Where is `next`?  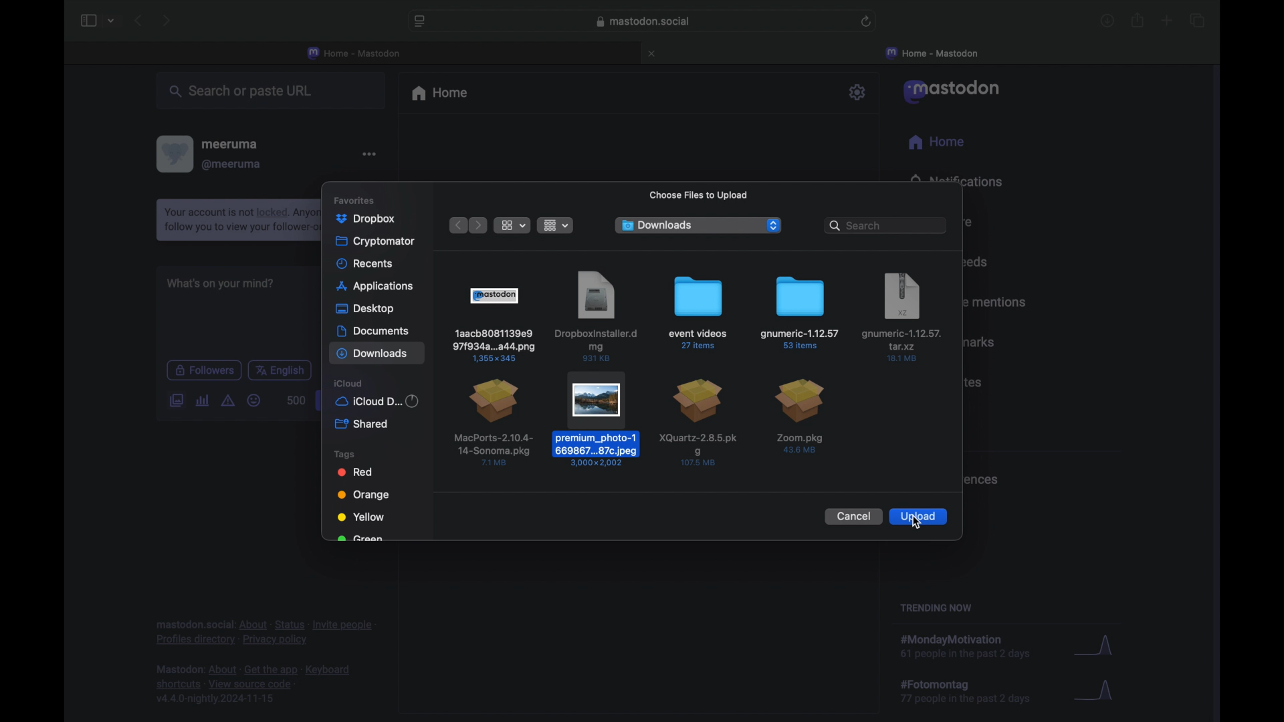 next is located at coordinates (479, 225).